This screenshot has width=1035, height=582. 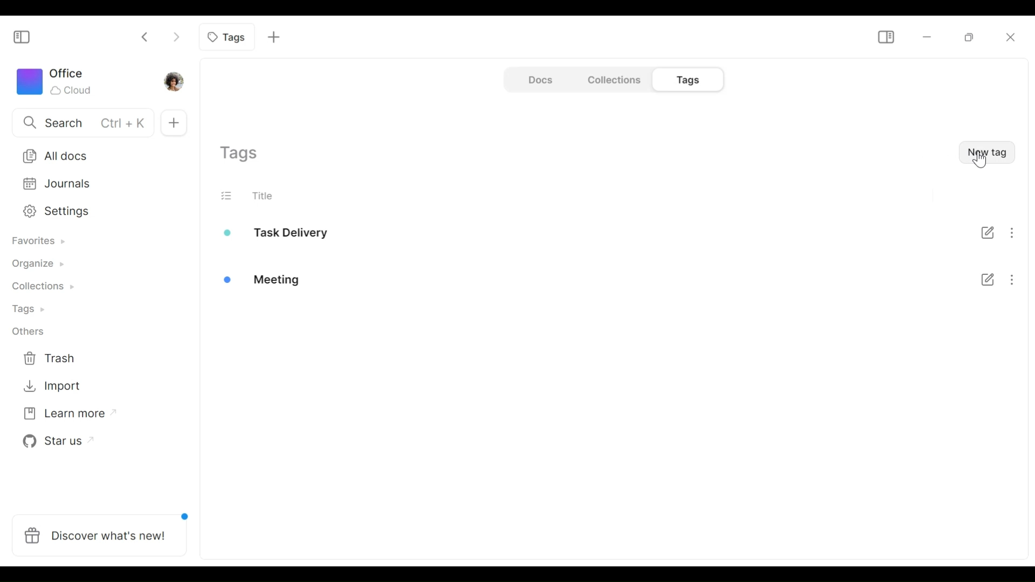 What do you see at coordinates (291, 276) in the screenshot?
I see `Meeting` at bounding box center [291, 276].